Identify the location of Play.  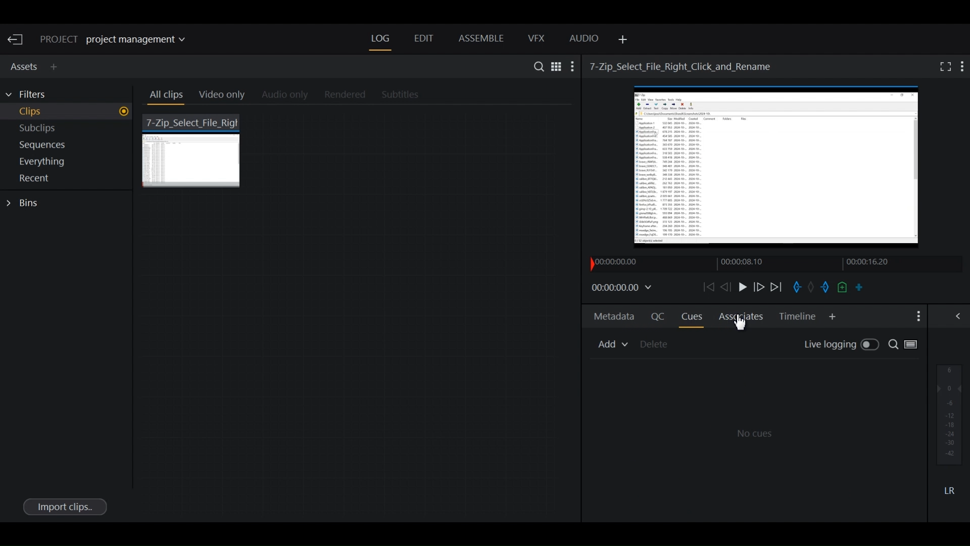
(742, 287).